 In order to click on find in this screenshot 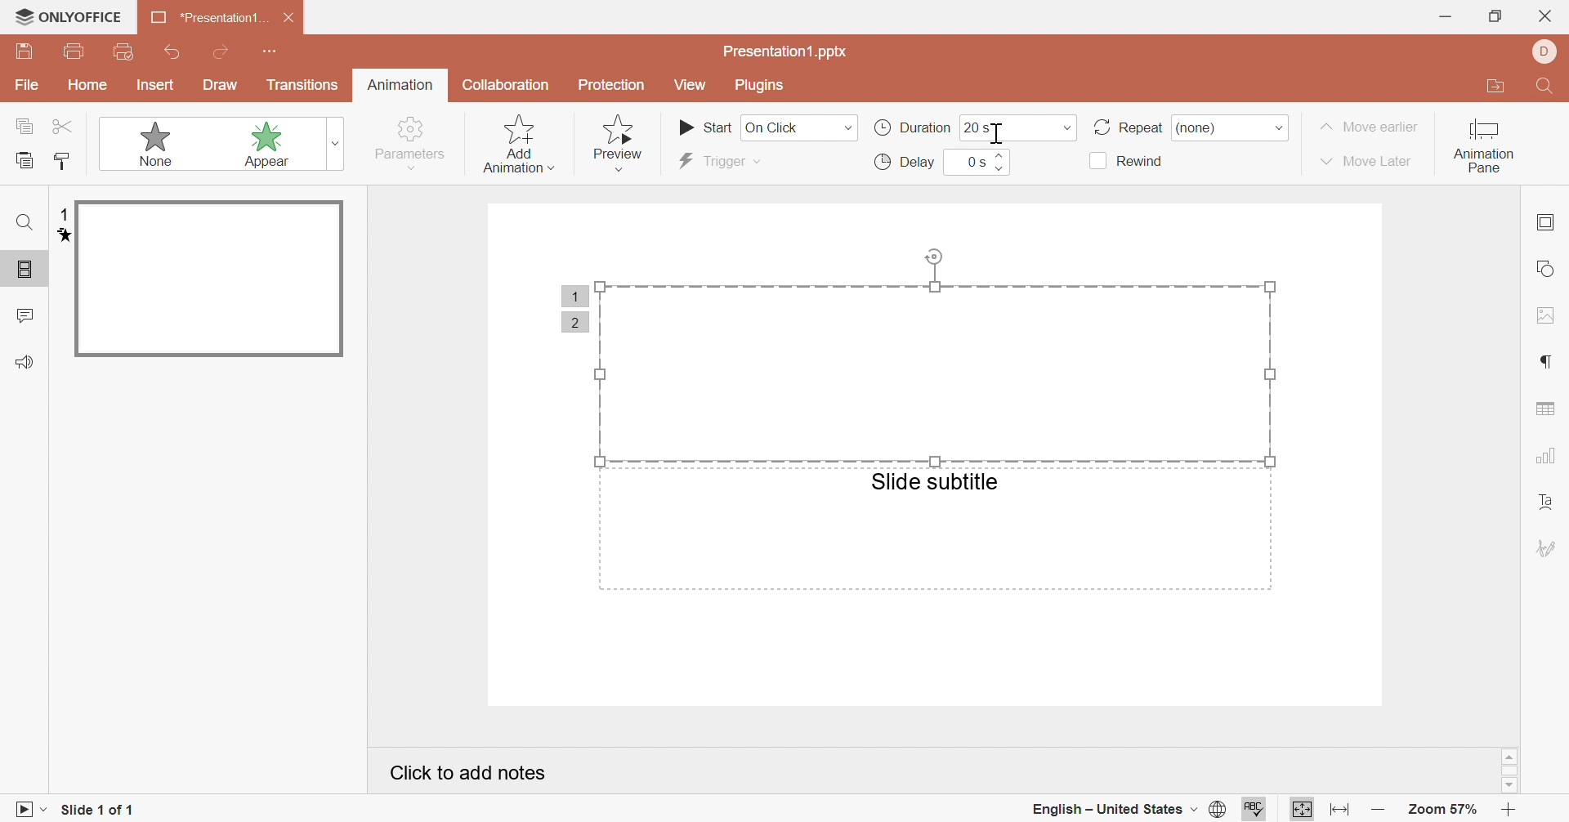, I will do `click(1548, 87)`.